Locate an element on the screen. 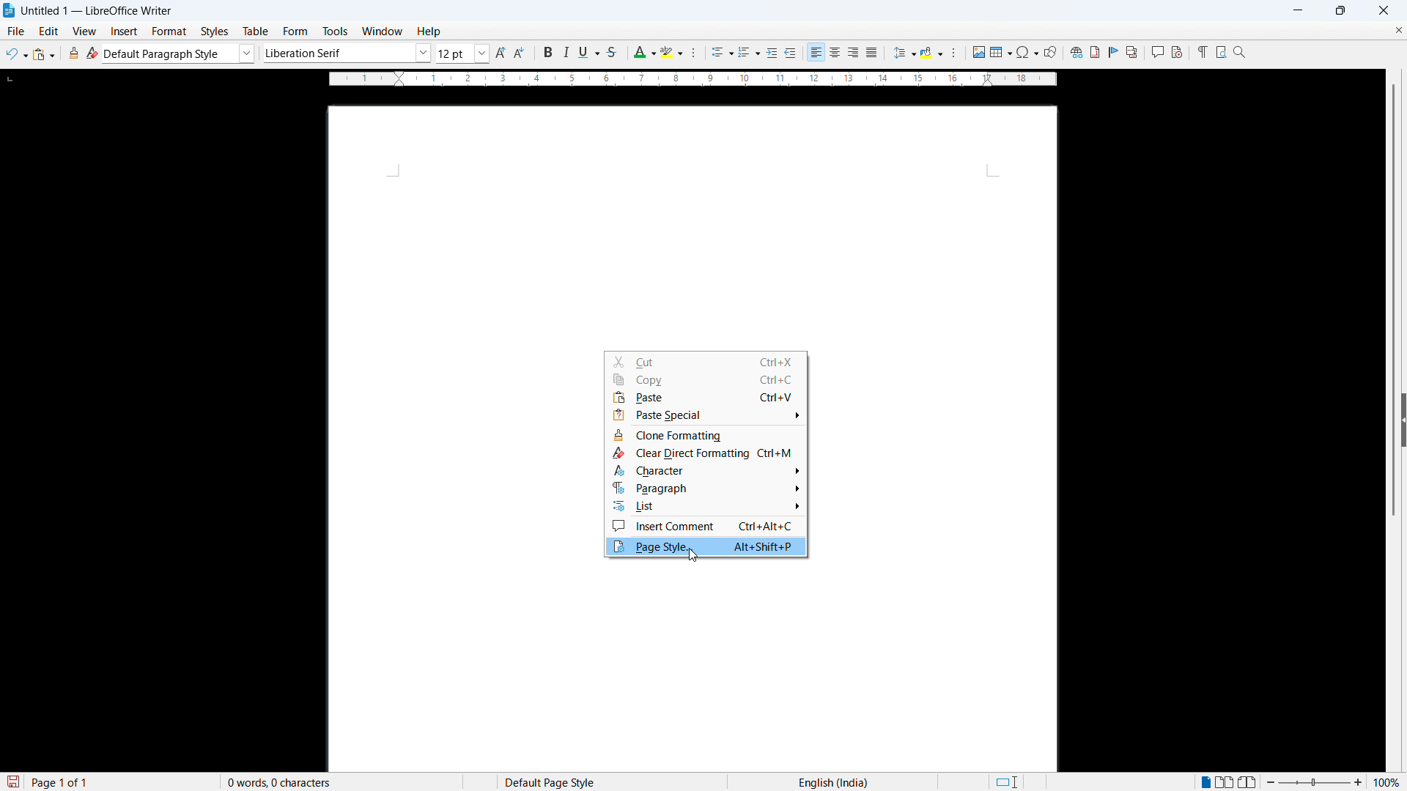 This screenshot has height=791, width=1407. Set font  is located at coordinates (347, 53).